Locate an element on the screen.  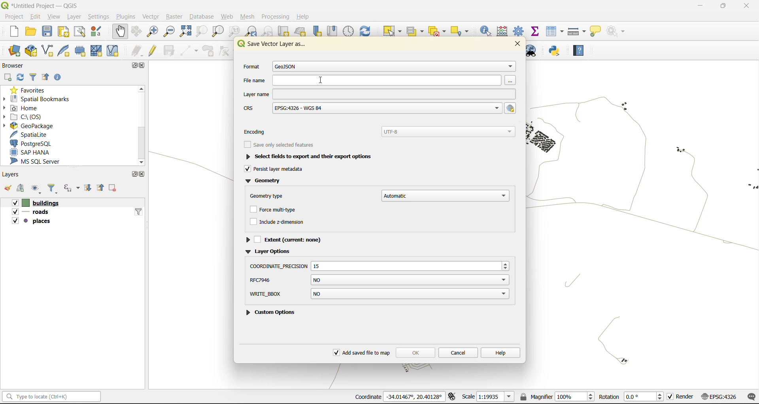
measure line is located at coordinates (576, 32).